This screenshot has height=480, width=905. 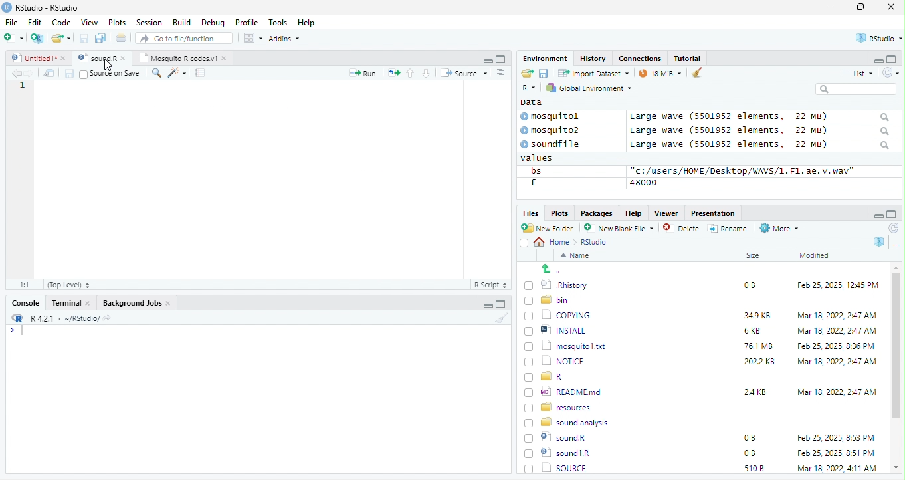 I want to click on Files, so click(x=528, y=213).